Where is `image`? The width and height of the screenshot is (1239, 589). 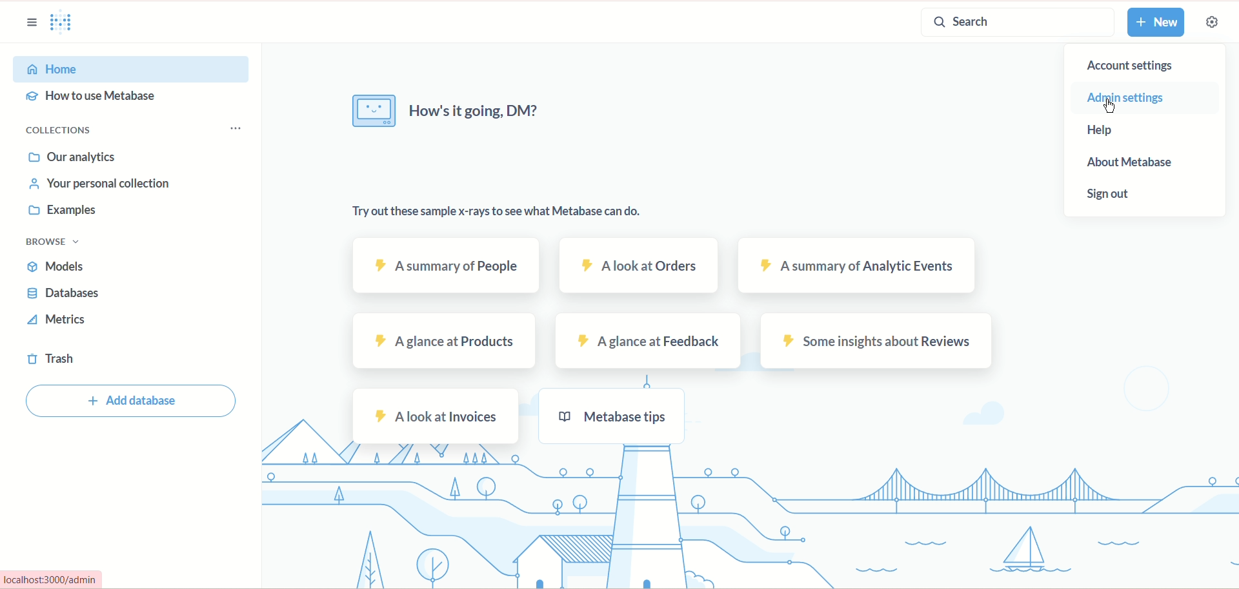
image is located at coordinates (374, 111).